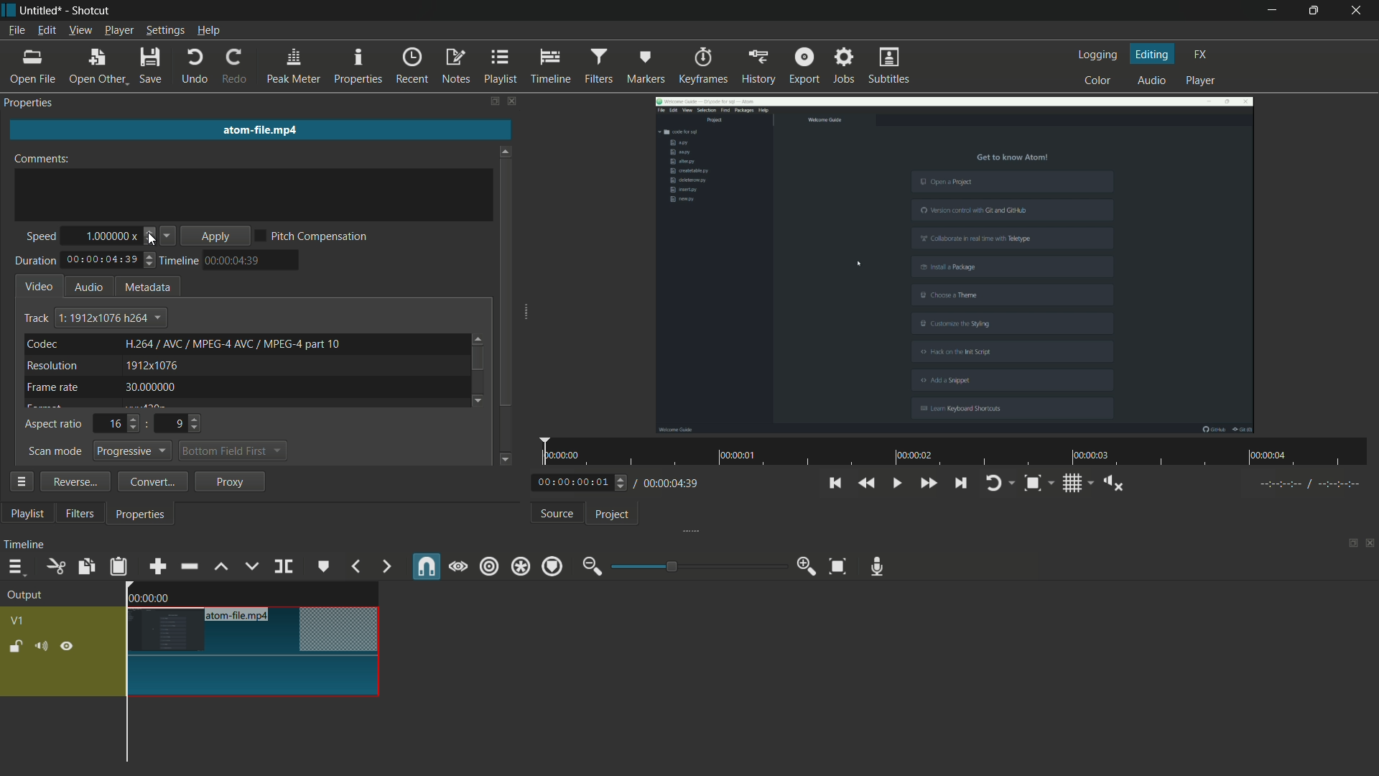 The height and width of the screenshot is (776, 1379). Describe the element at coordinates (1032, 483) in the screenshot. I see `toggle zoom` at that location.